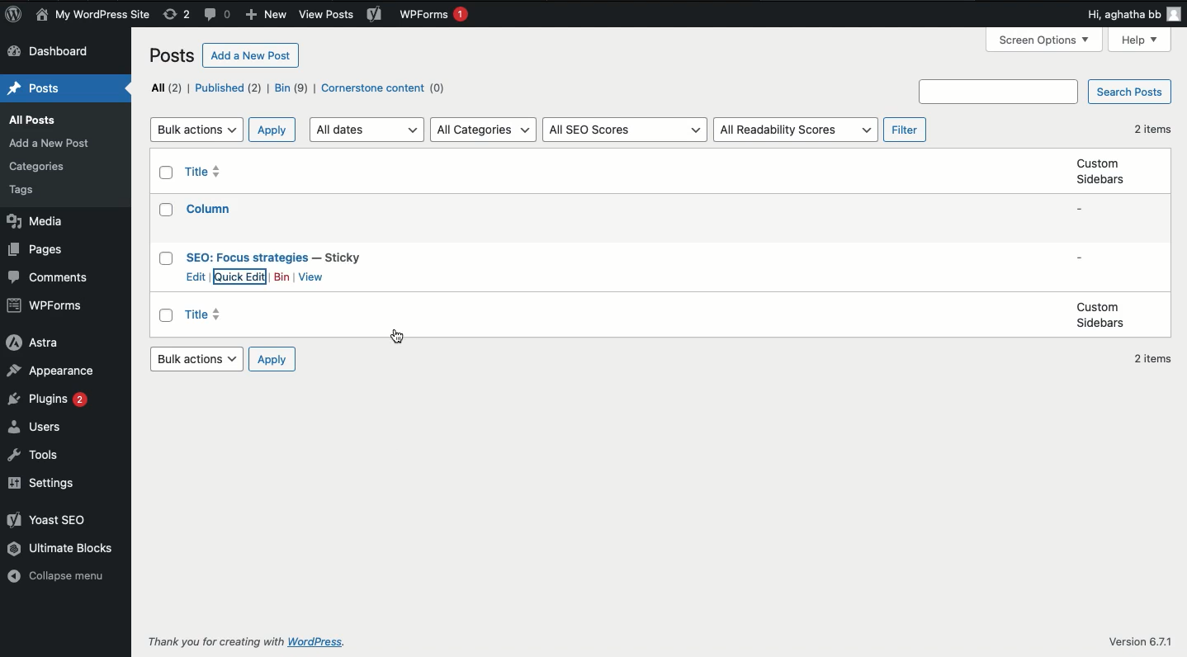 The image size is (1187, 657). I want to click on Published, so click(228, 87).